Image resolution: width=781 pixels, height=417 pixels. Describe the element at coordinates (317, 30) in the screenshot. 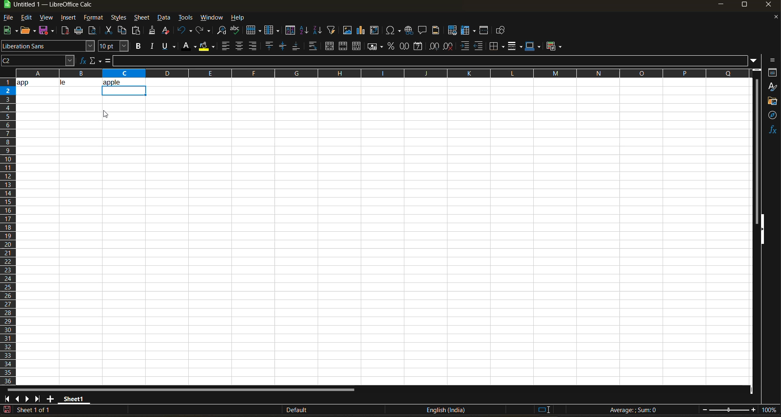

I see `sort descending` at that location.